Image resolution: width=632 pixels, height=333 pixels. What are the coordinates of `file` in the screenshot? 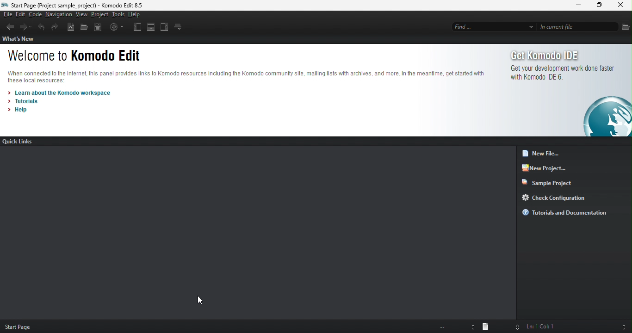 It's located at (625, 25).